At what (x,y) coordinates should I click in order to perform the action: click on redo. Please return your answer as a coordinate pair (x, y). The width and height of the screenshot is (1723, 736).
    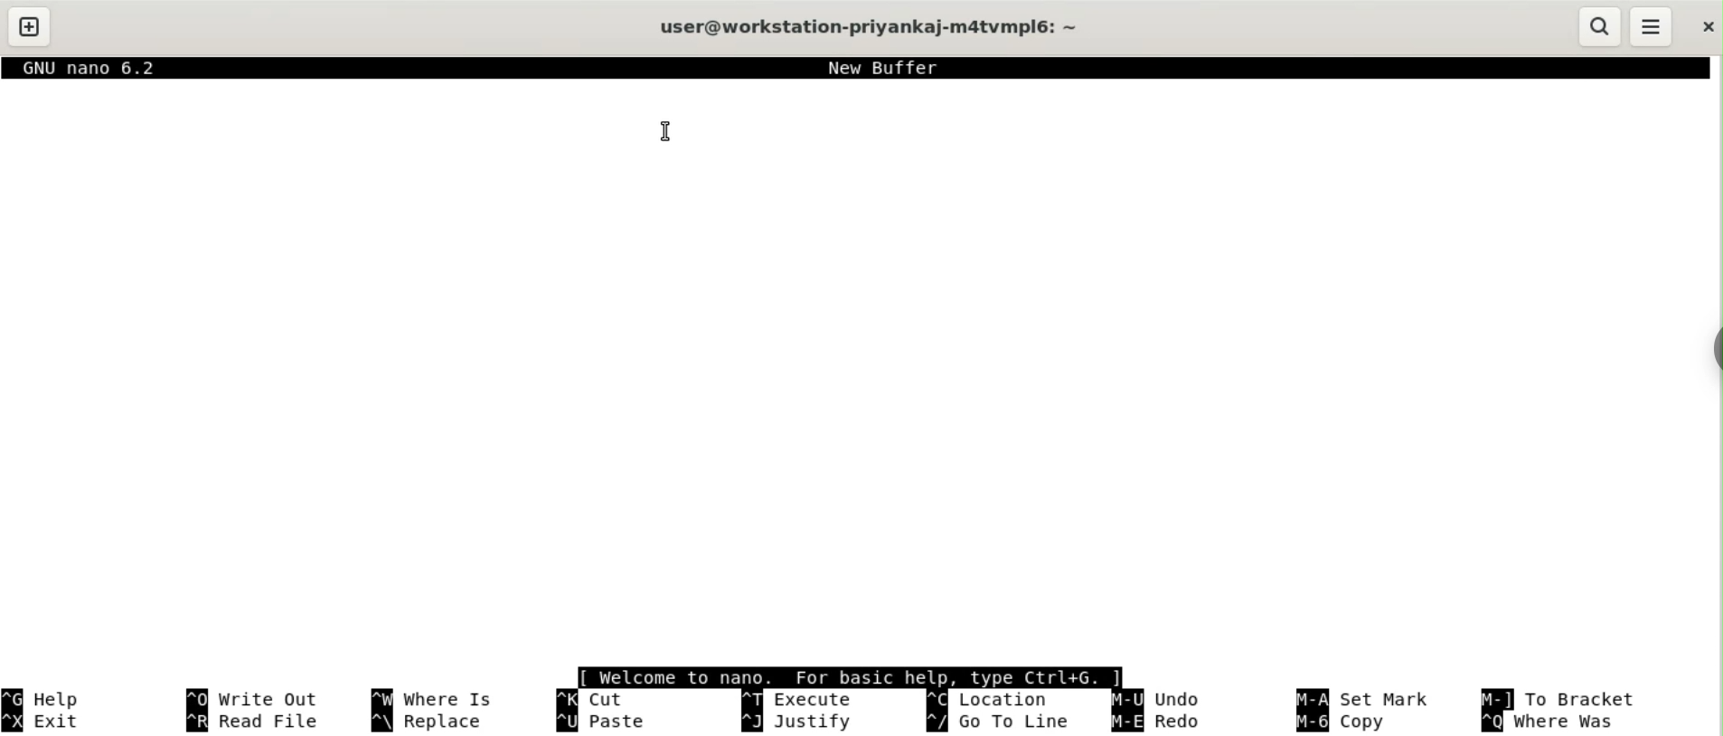
    Looking at the image, I should click on (1163, 722).